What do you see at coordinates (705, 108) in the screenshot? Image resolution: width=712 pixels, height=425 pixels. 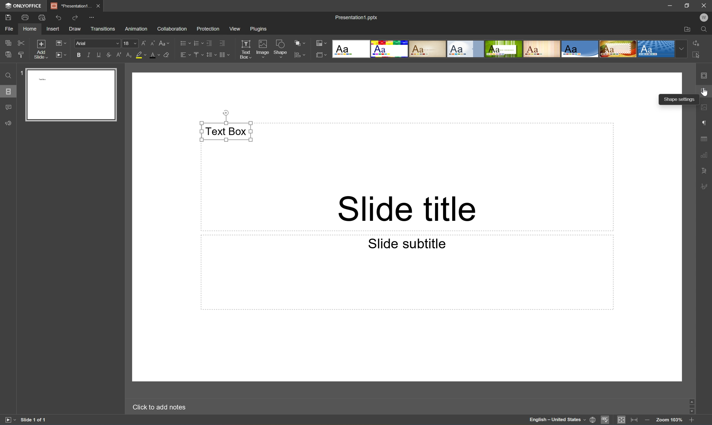 I see `Image settings` at bounding box center [705, 108].